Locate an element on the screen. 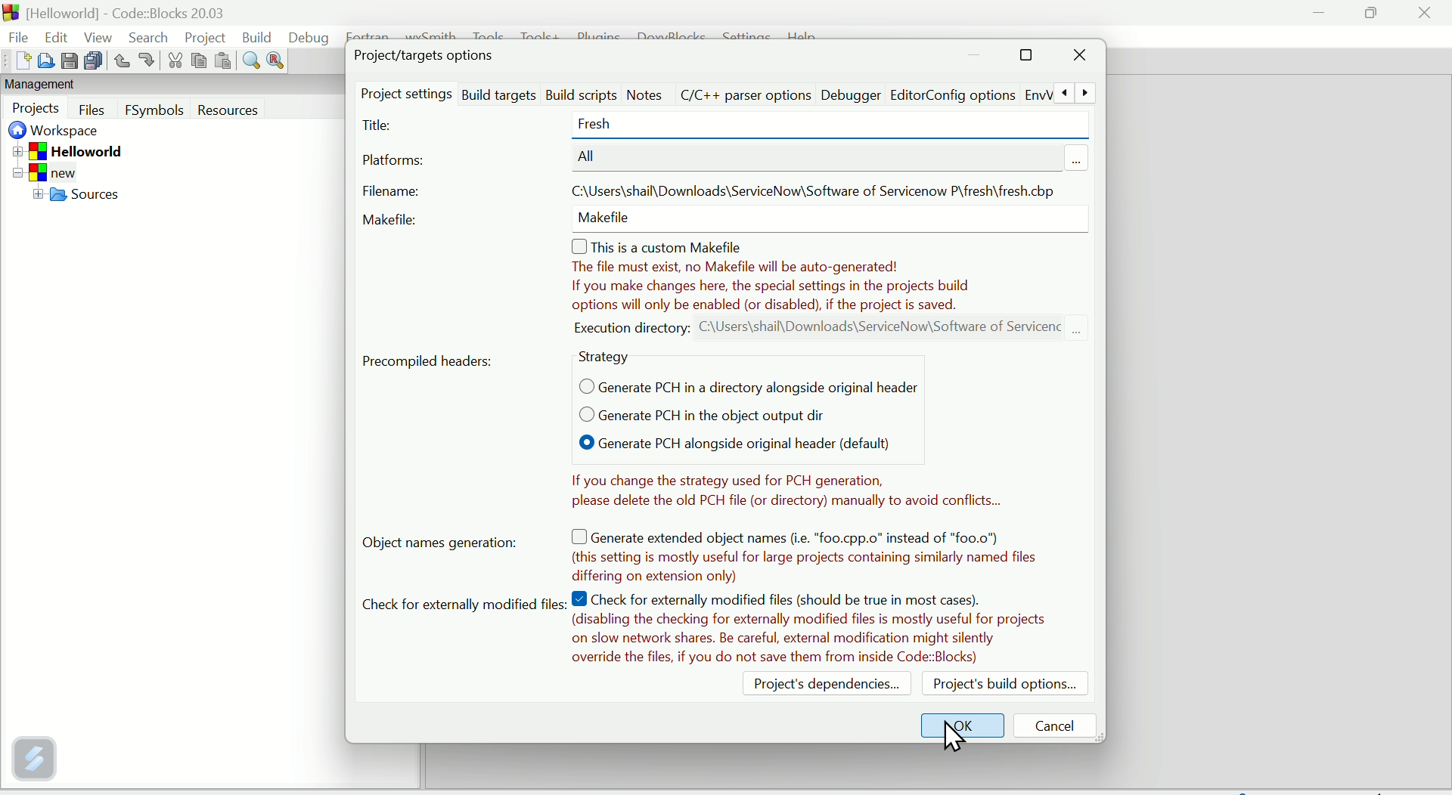 Image resolution: width=1452 pixels, height=795 pixels. minimise is located at coordinates (1320, 15).